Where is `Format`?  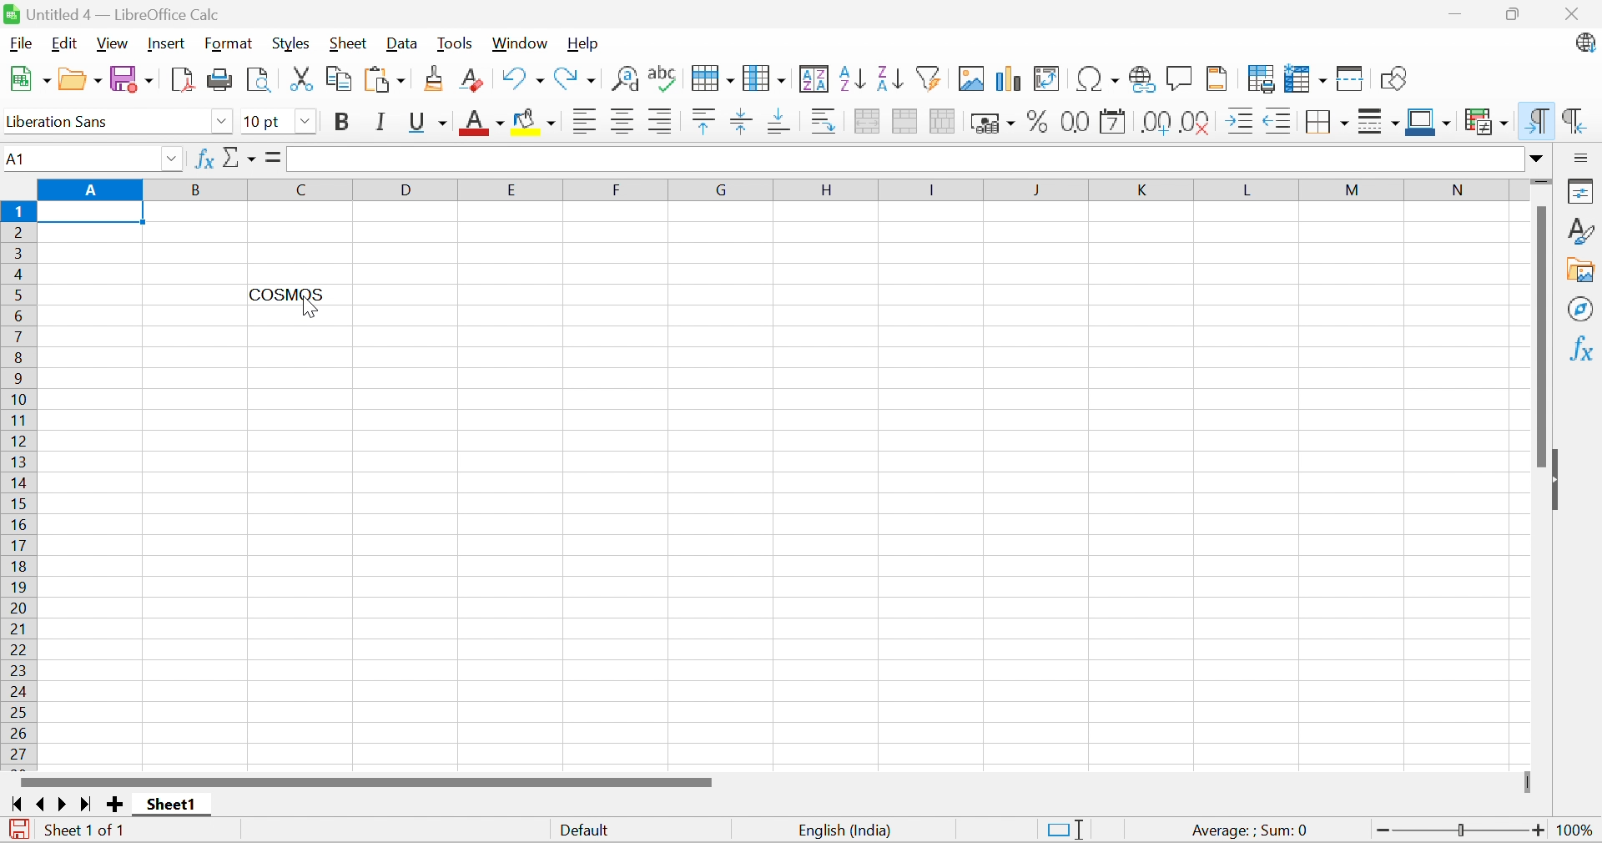 Format is located at coordinates (229, 43).